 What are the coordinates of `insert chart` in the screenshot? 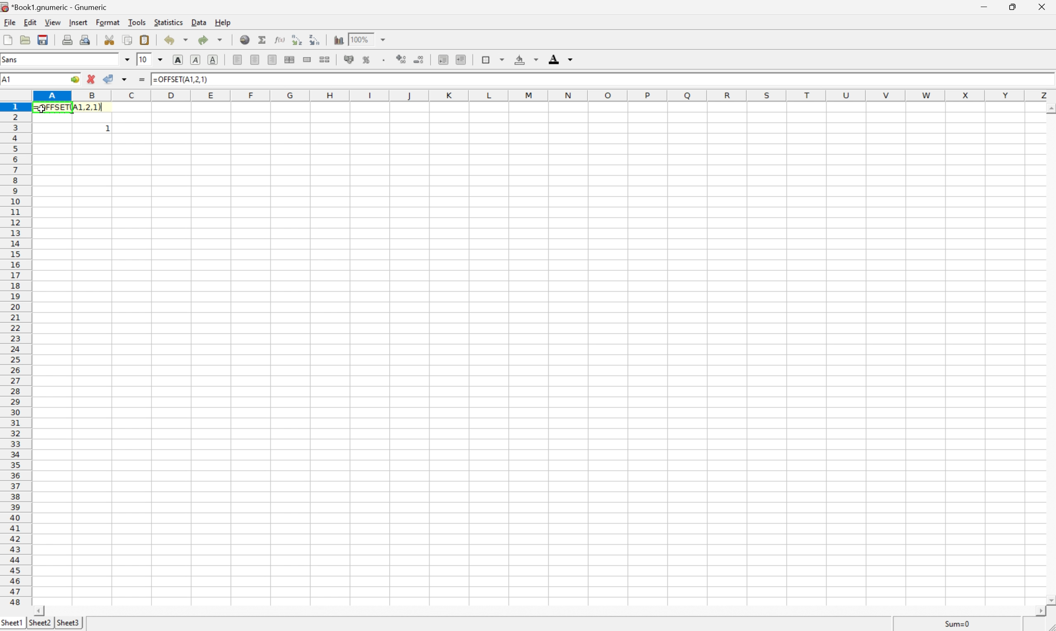 It's located at (339, 39).